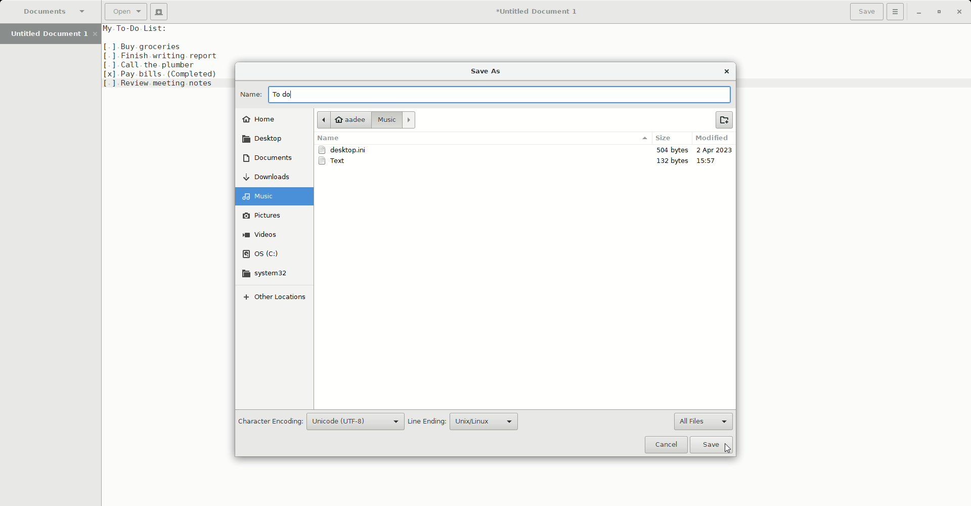 This screenshot has height=506, width=971. What do you see at coordinates (714, 151) in the screenshot?
I see `2 Apr` at bounding box center [714, 151].